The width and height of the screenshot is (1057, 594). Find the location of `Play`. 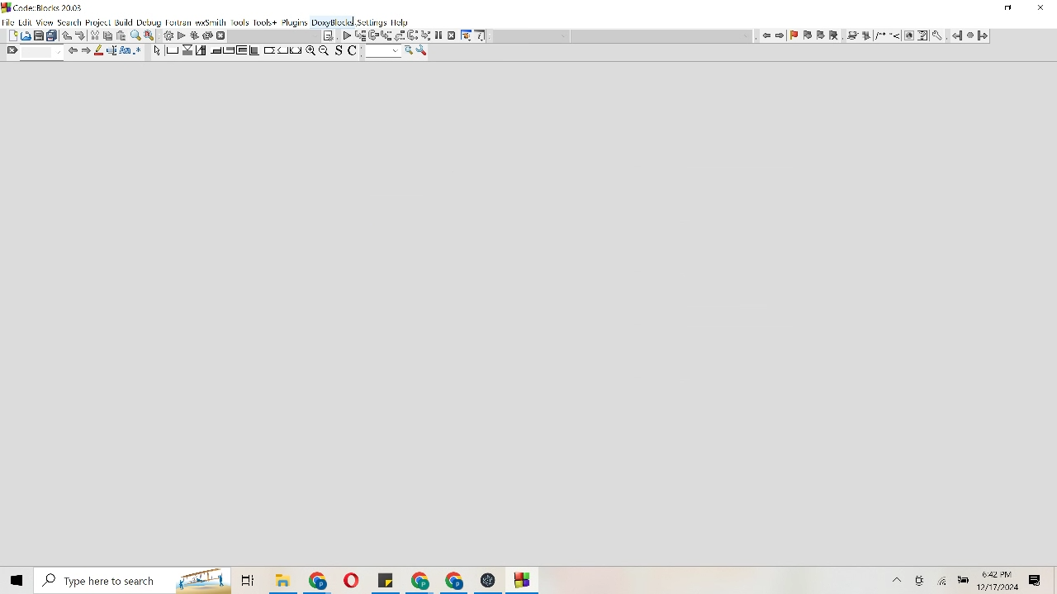

Play is located at coordinates (348, 35).